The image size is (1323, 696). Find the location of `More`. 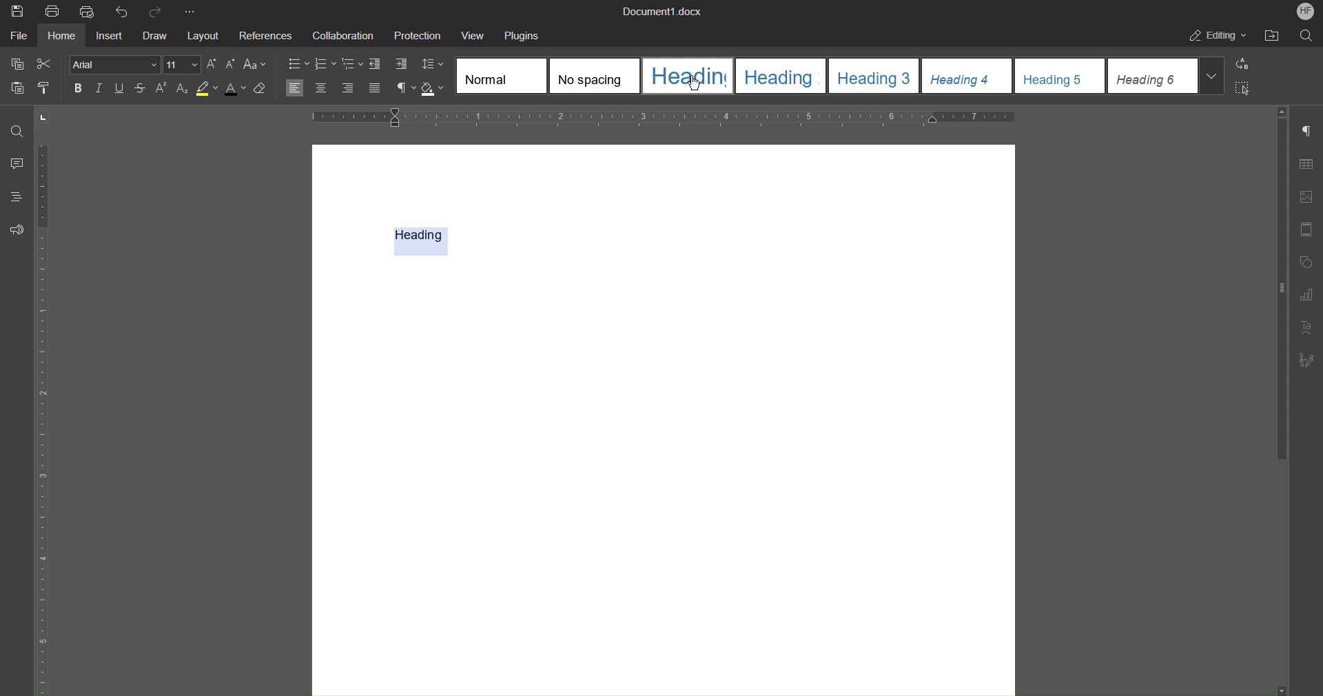

More is located at coordinates (192, 10).